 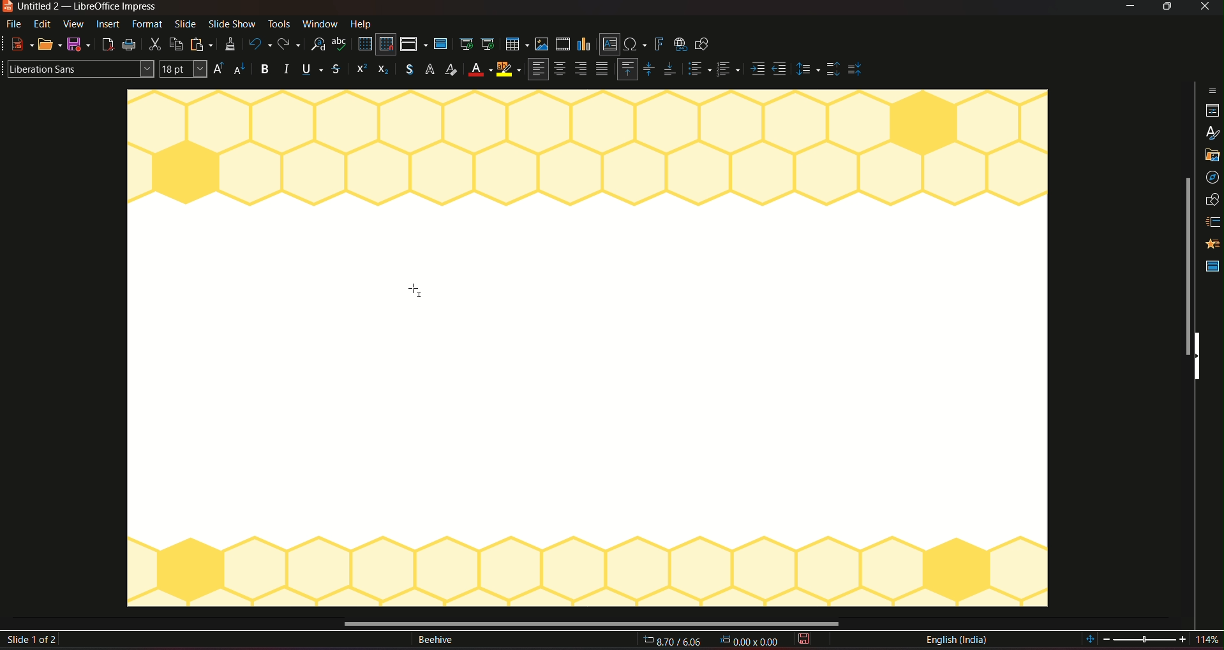 What do you see at coordinates (561, 71) in the screenshot?
I see `Align center` at bounding box center [561, 71].